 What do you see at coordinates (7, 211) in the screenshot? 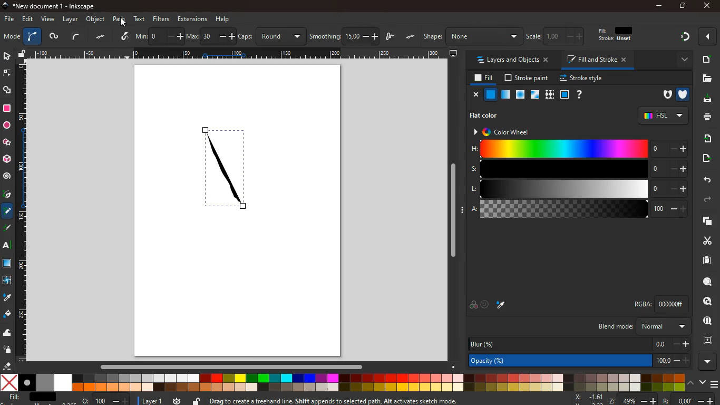
I see `coloring` at bounding box center [7, 211].